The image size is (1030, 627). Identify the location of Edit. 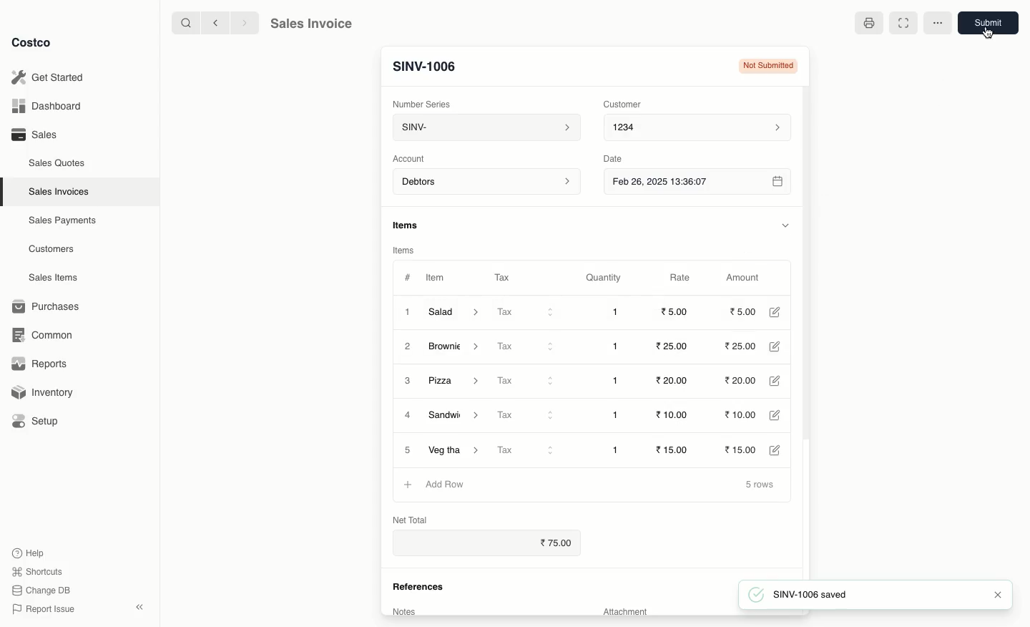
(777, 415).